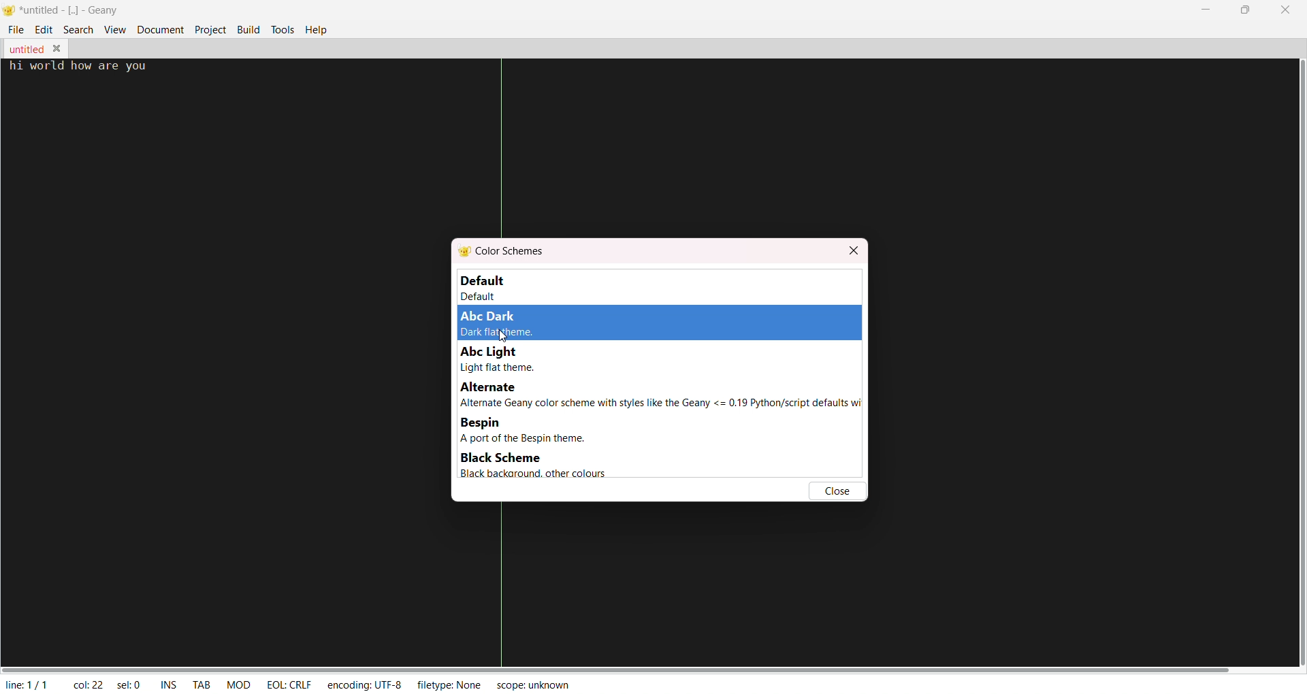 The height and width of the screenshot is (694, 1307). Describe the element at coordinates (503, 252) in the screenshot. I see `color schemes` at that location.